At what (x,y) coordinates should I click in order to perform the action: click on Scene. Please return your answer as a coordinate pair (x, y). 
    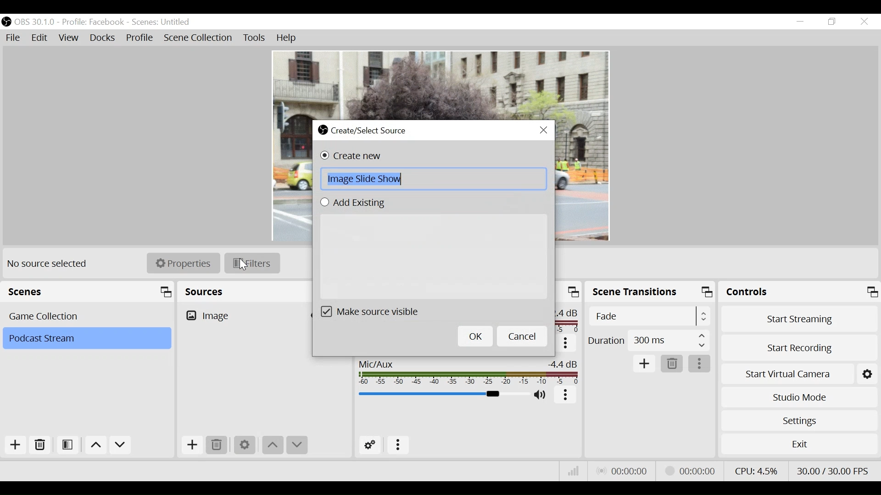
    Looking at the image, I should click on (162, 22).